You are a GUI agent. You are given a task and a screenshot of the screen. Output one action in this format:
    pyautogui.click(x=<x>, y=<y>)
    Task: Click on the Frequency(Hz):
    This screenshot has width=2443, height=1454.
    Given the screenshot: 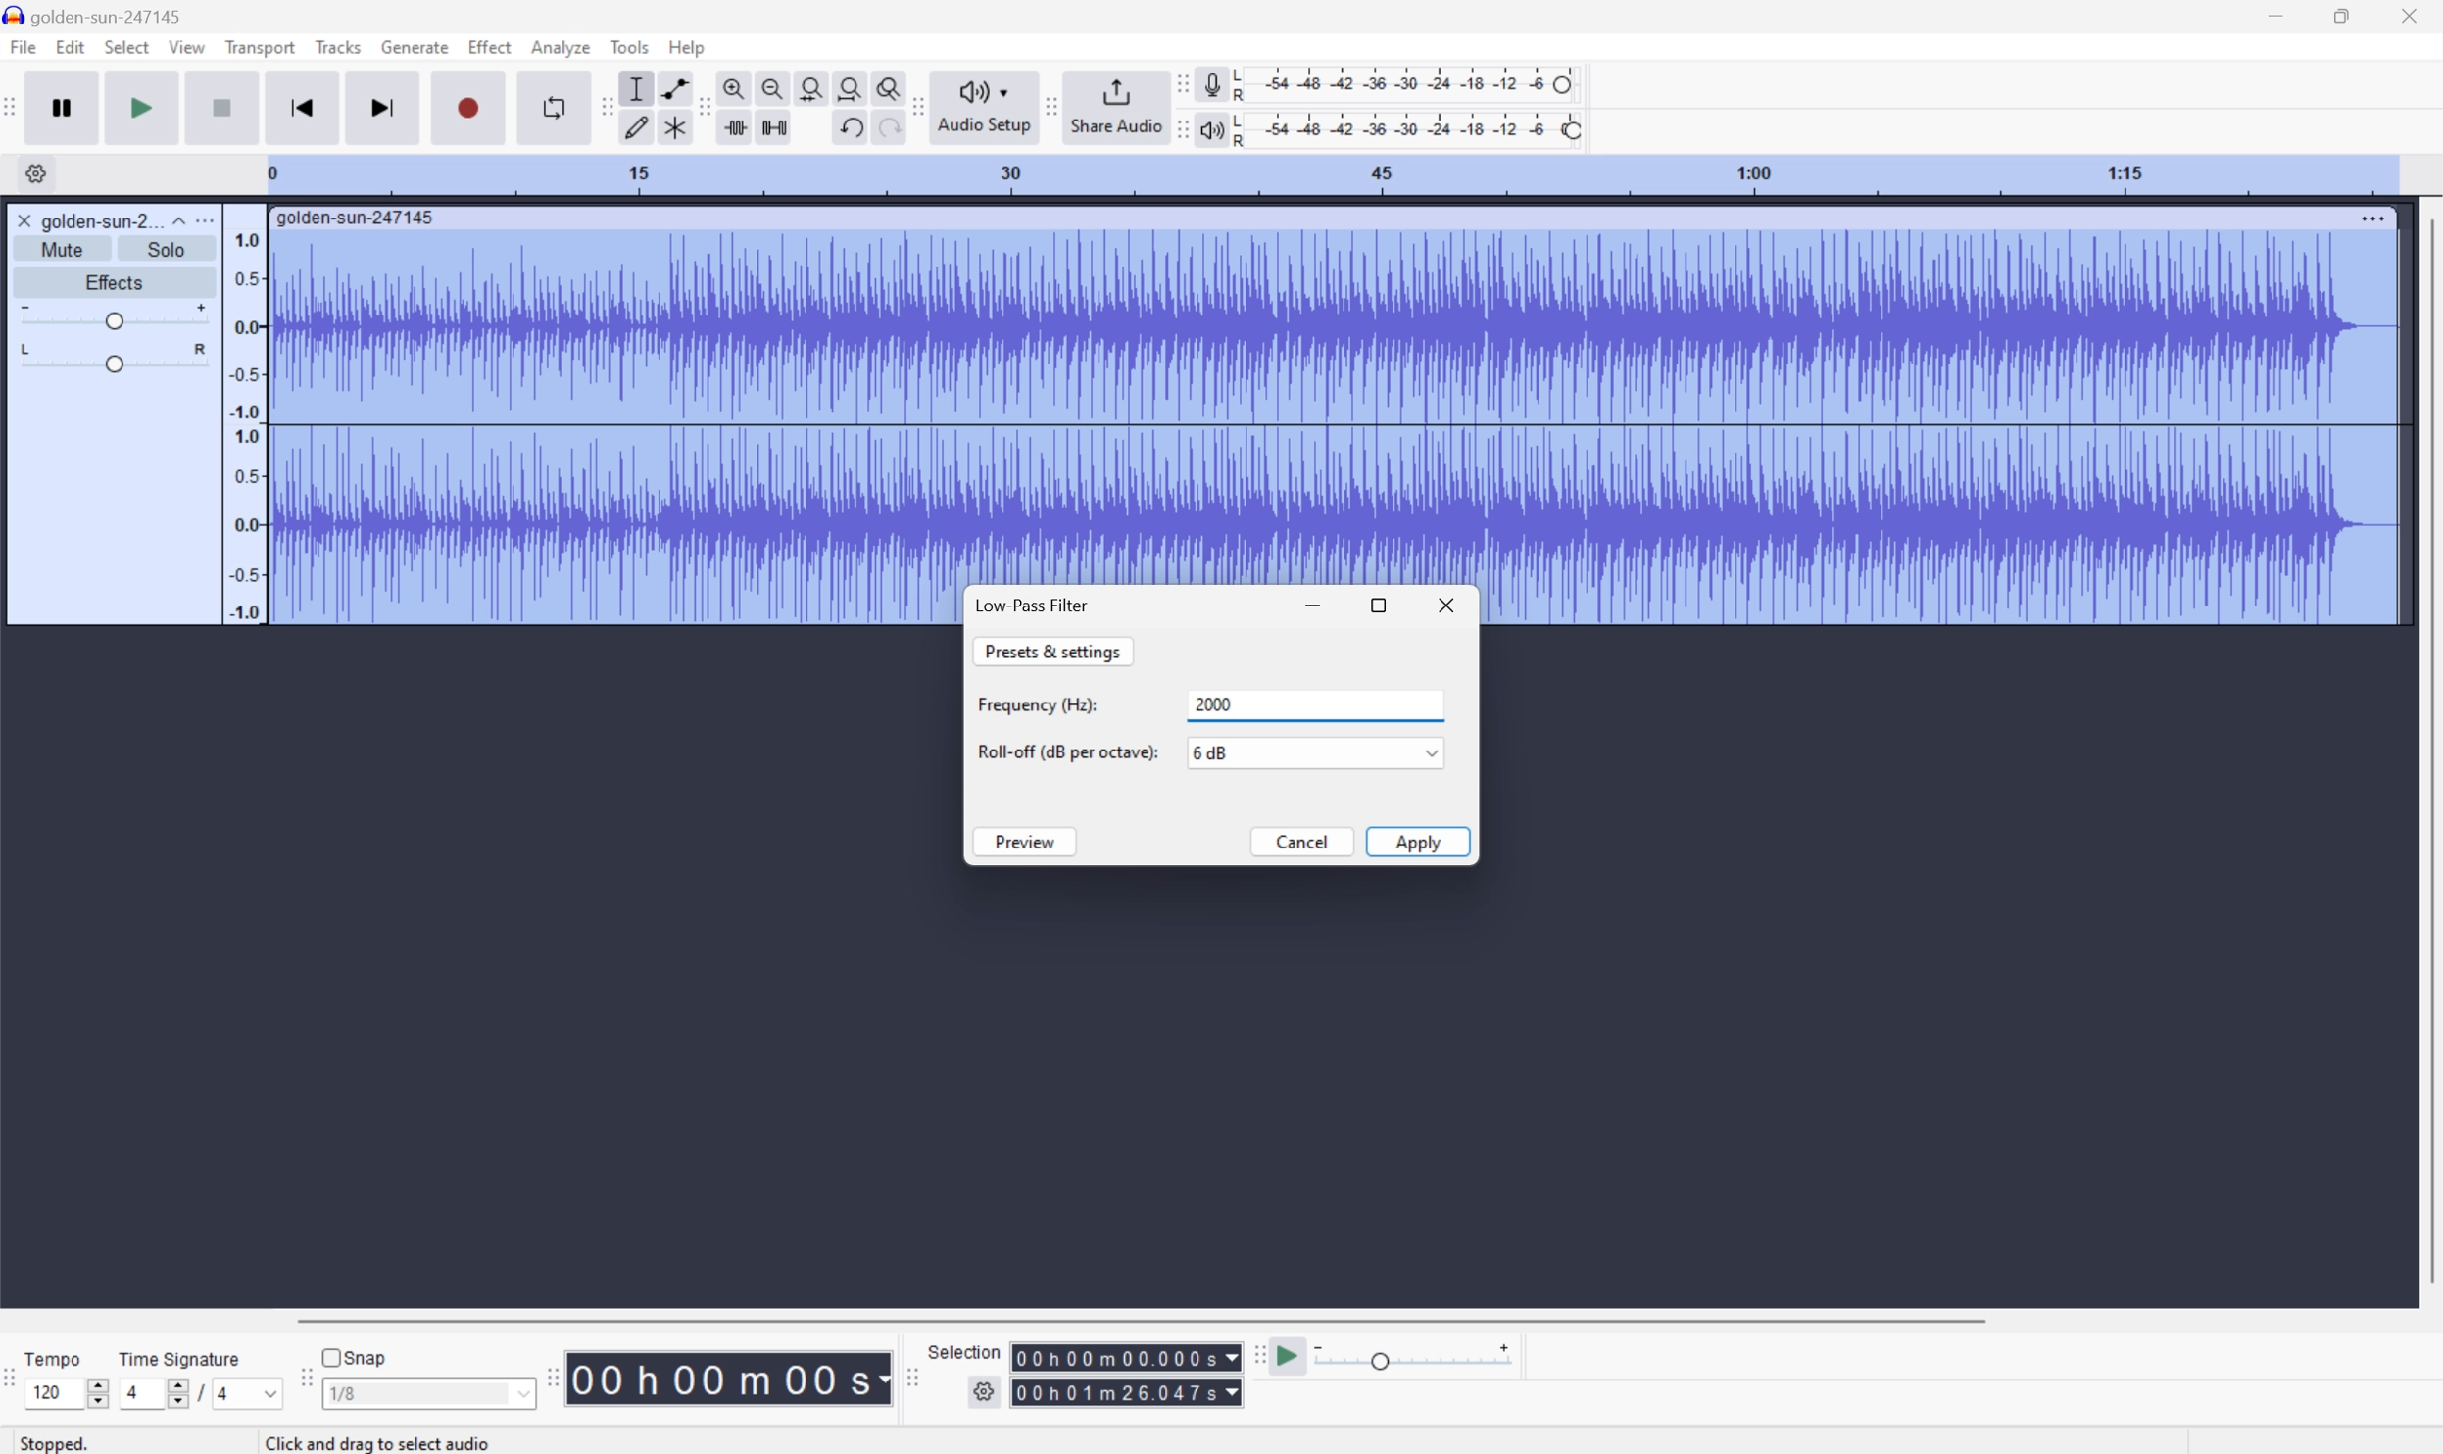 What is the action you would take?
    pyautogui.click(x=1039, y=704)
    